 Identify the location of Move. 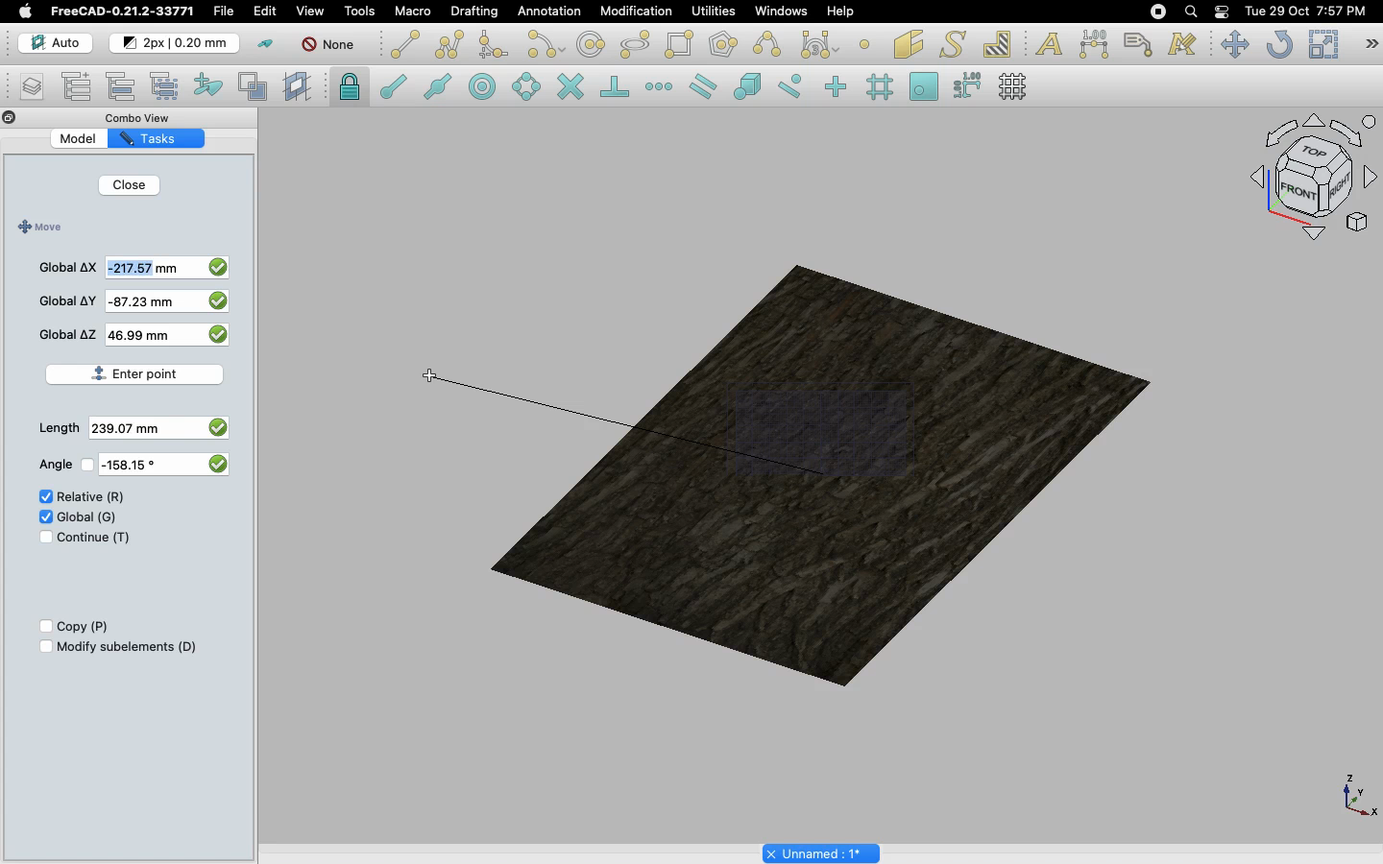
(1234, 44).